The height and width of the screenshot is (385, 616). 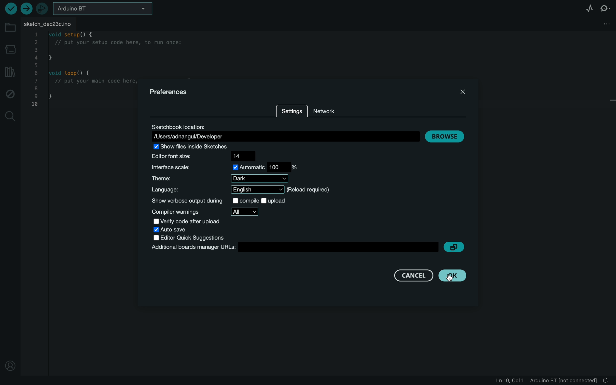 What do you see at coordinates (604, 23) in the screenshot?
I see `file manager` at bounding box center [604, 23].